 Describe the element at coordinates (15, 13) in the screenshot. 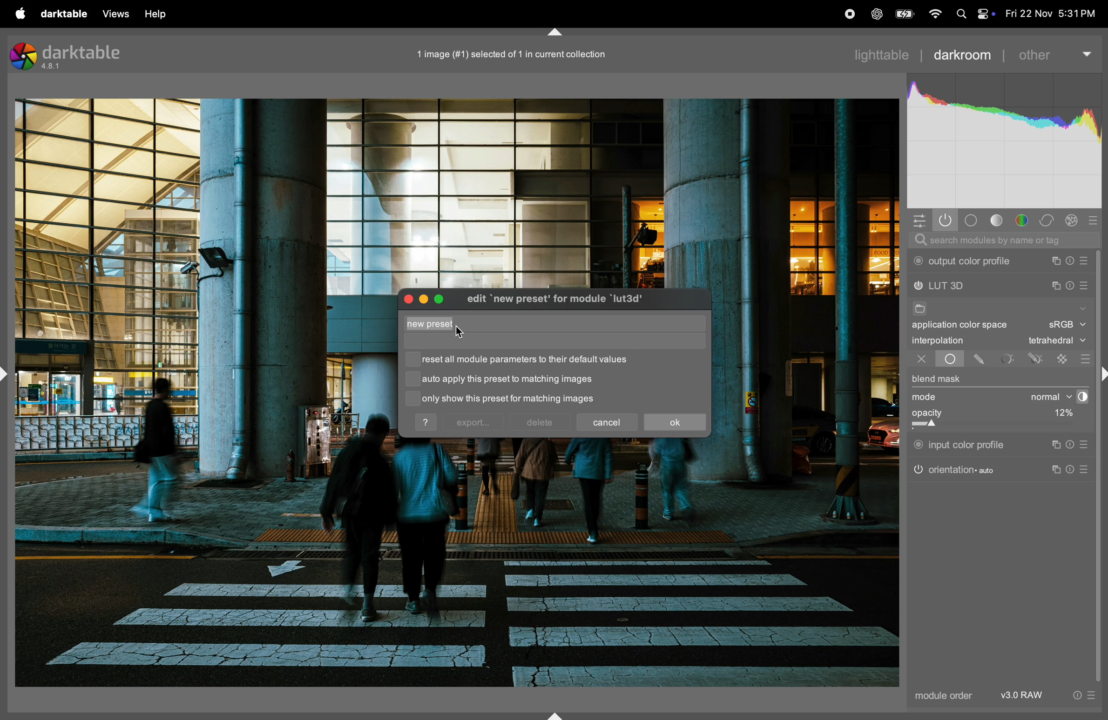

I see `apple menu` at that location.